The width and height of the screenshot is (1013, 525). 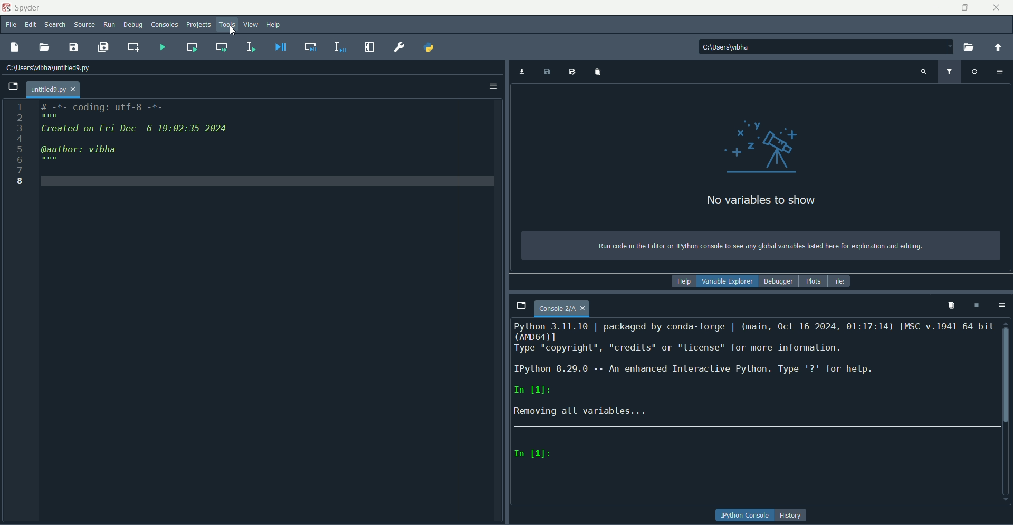 What do you see at coordinates (924, 71) in the screenshot?
I see `search variable` at bounding box center [924, 71].